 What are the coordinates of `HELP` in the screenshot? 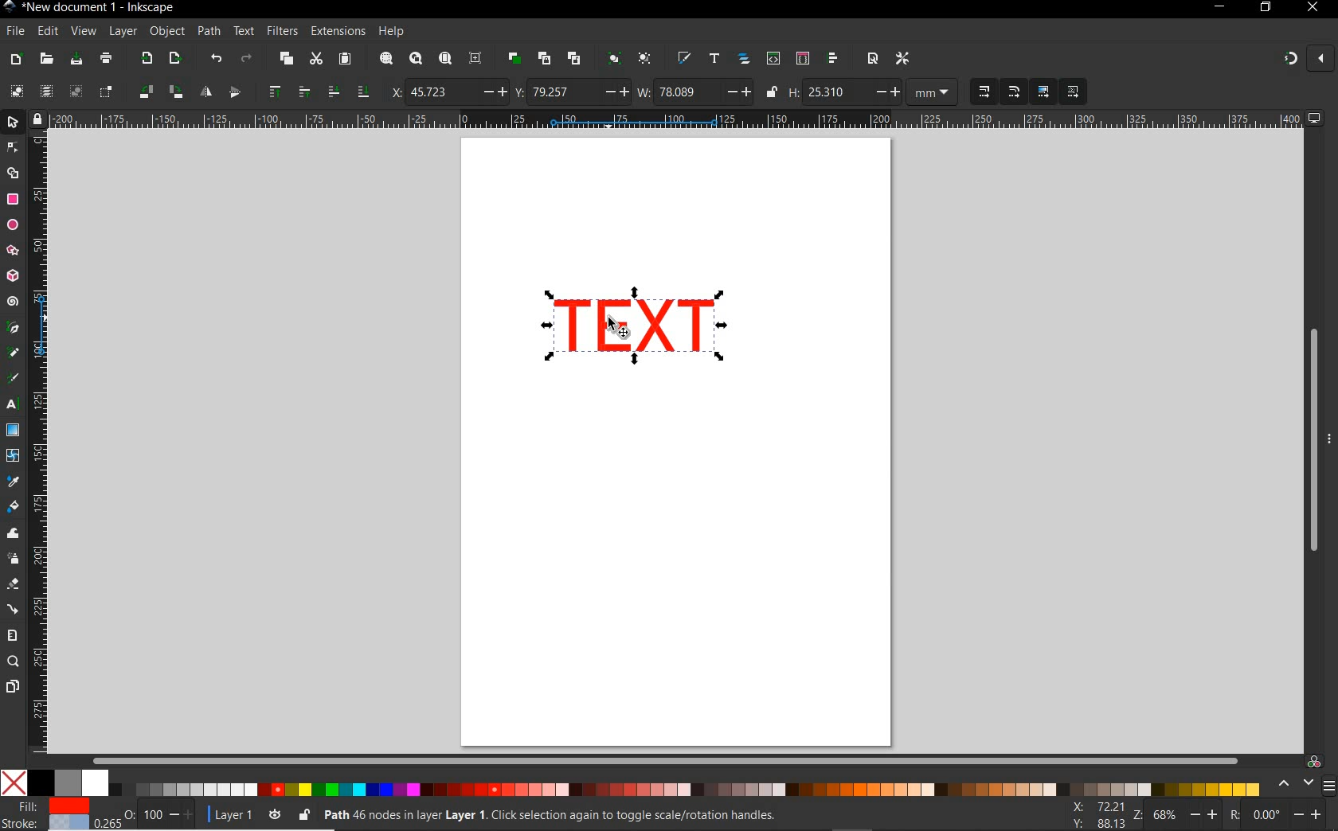 It's located at (390, 33).